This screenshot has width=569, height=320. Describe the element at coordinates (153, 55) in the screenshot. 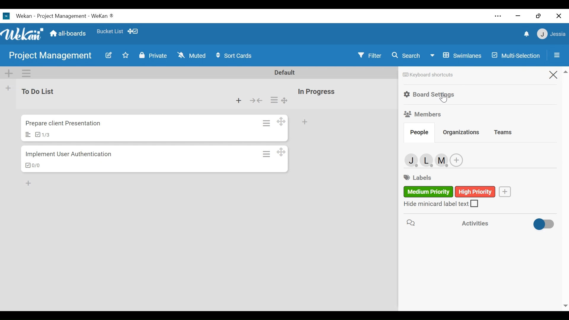

I see `Private` at that location.